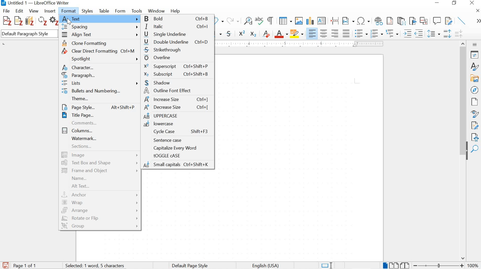  What do you see at coordinates (42, 22) in the screenshot?
I see `refresh` at bounding box center [42, 22].